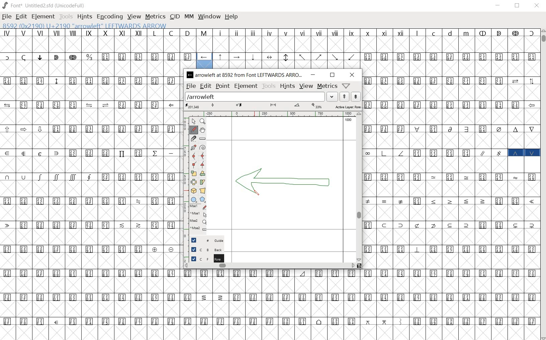  Describe the element at coordinates (43, 17) in the screenshot. I see `Element` at that location.